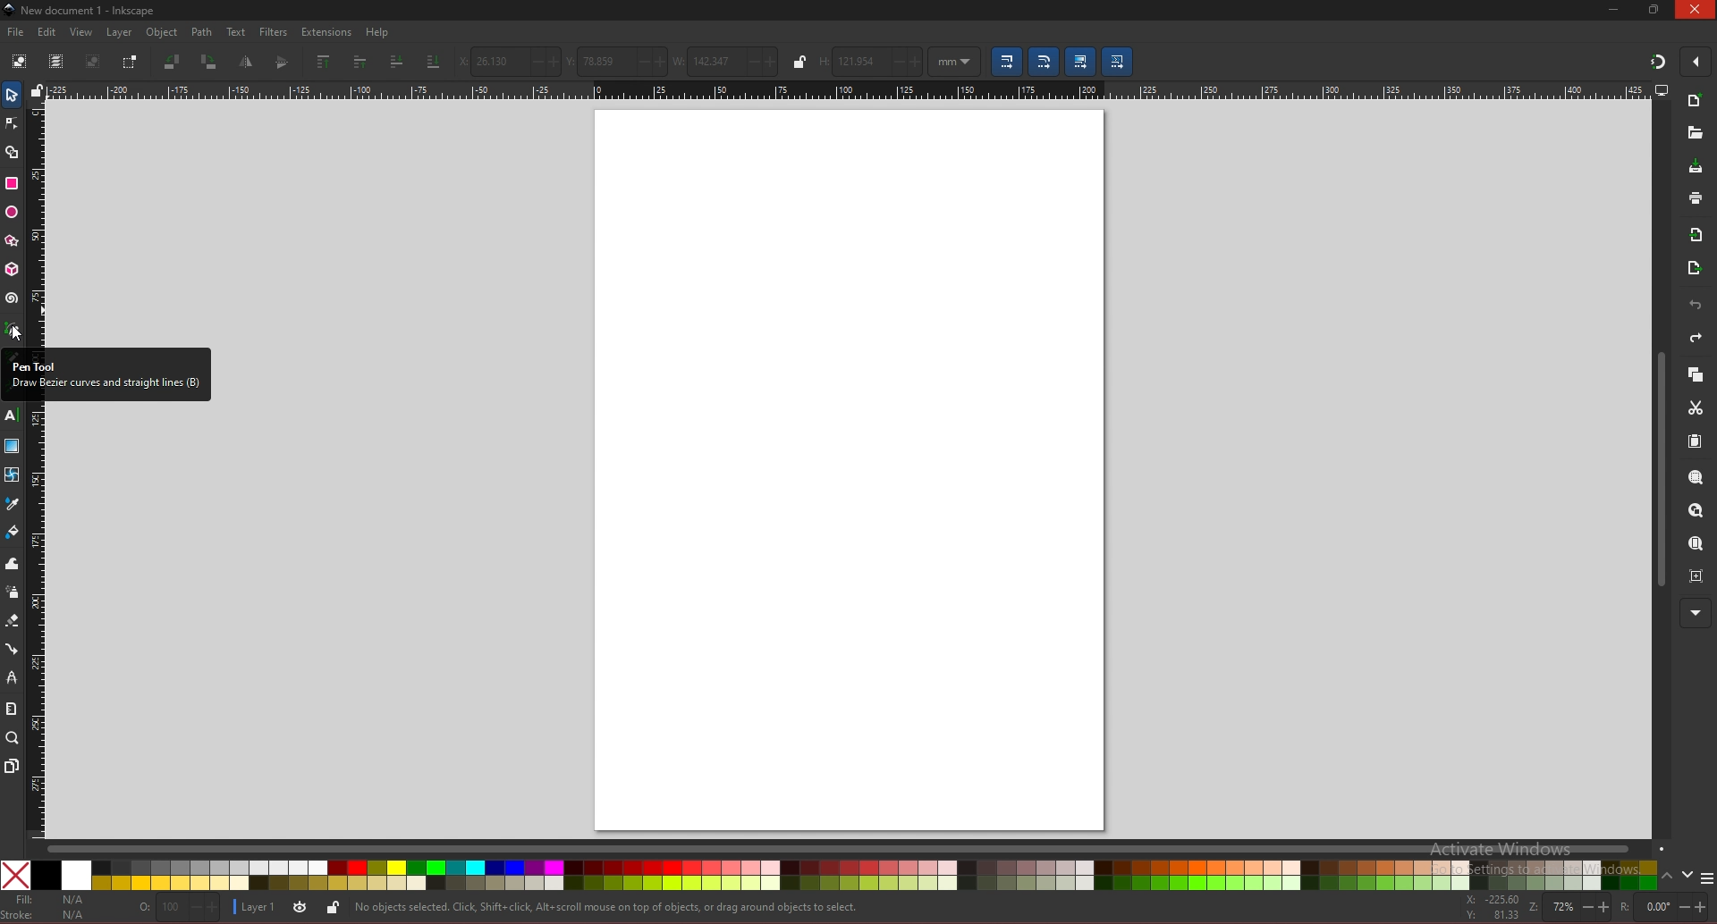  Describe the element at coordinates (1696, 408) in the screenshot. I see `cut` at that location.